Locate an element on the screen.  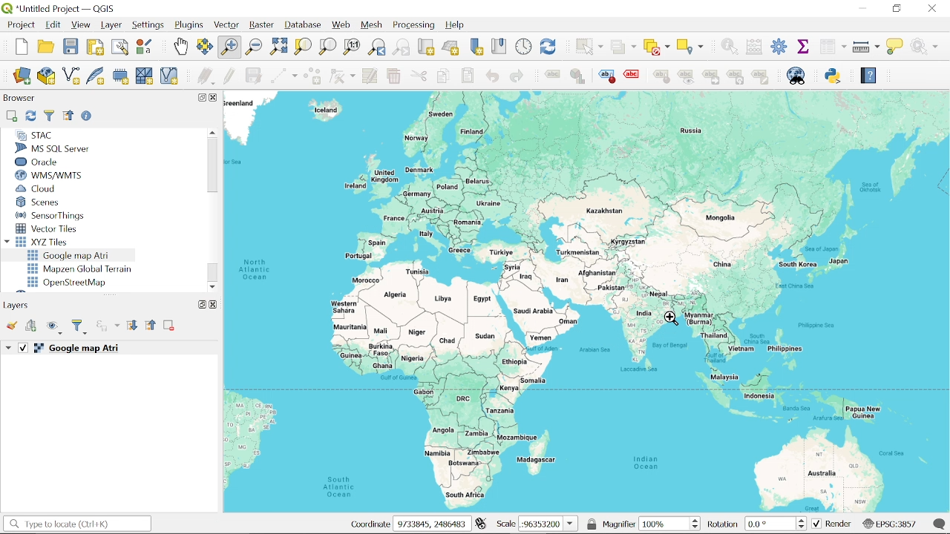
Temporal control panel is located at coordinates (524, 47).